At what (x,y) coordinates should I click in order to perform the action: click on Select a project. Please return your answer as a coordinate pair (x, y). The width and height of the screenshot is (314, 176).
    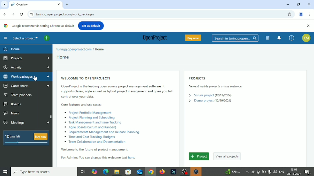
    Looking at the image, I should click on (26, 38).